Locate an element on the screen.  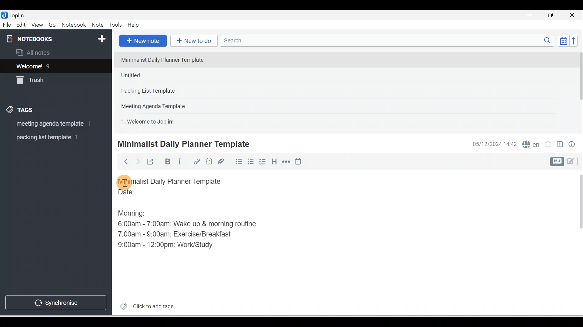
Checkbox is located at coordinates (262, 162).